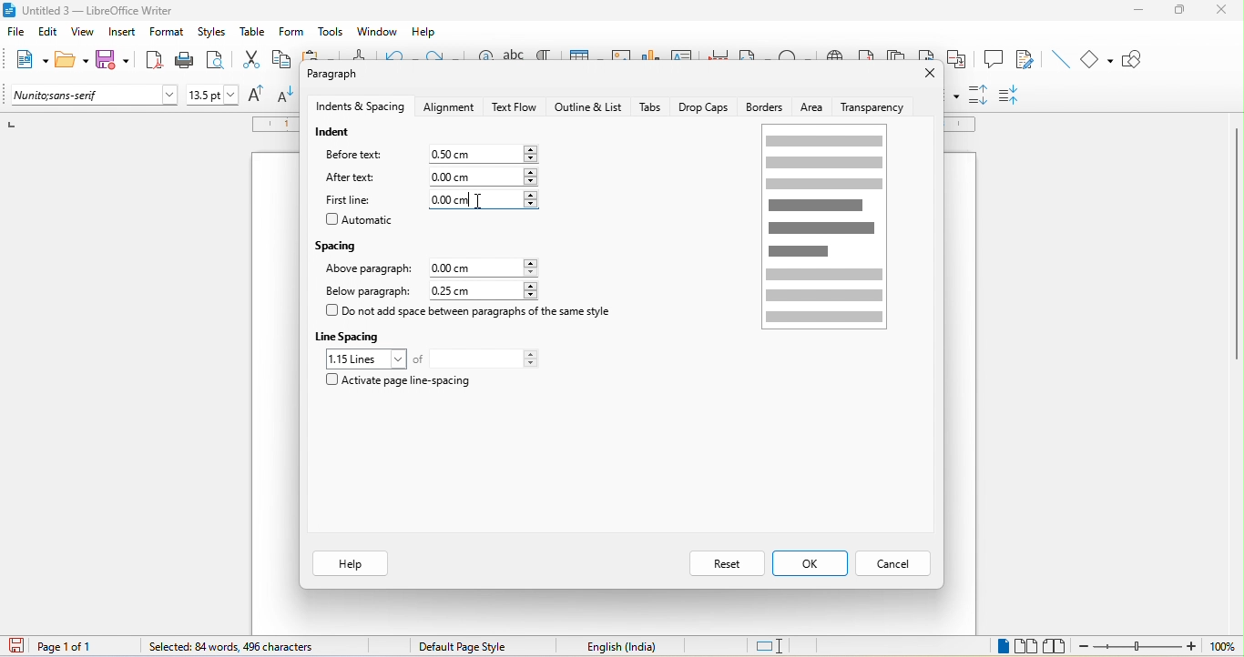 The height and width of the screenshot is (657, 1244). Describe the element at coordinates (647, 646) in the screenshot. I see `text language` at that location.